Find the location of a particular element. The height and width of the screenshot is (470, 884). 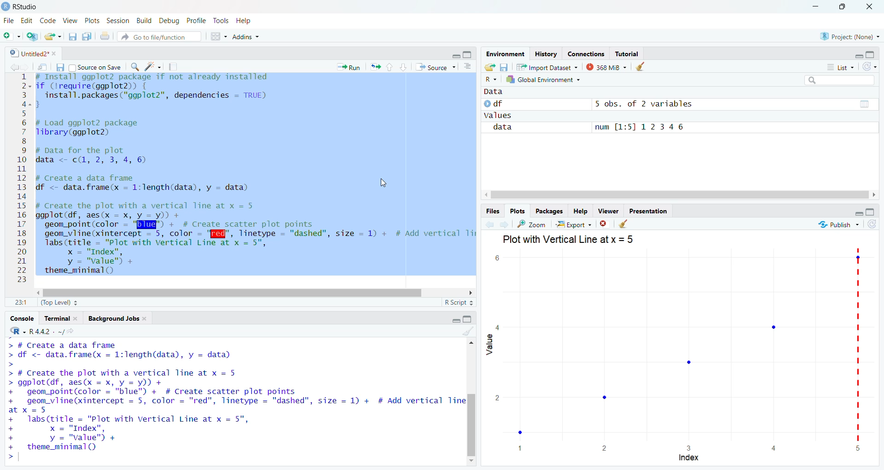

minimise is located at coordinates (453, 55).